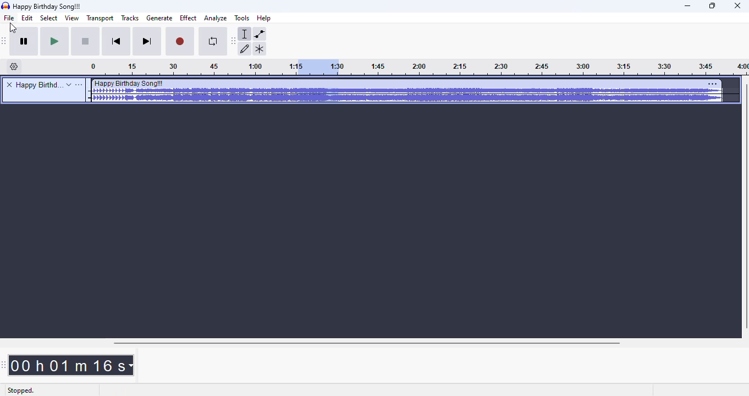  I want to click on timeline, so click(544, 68).